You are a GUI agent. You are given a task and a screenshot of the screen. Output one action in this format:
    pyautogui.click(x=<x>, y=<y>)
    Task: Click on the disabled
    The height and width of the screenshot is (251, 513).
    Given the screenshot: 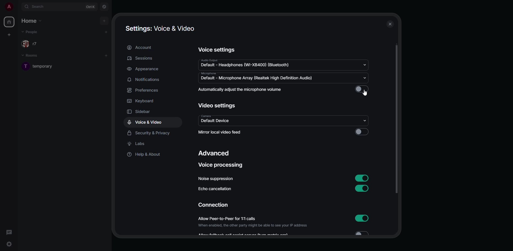 What is the action you would take?
    pyautogui.click(x=362, y=89)
    